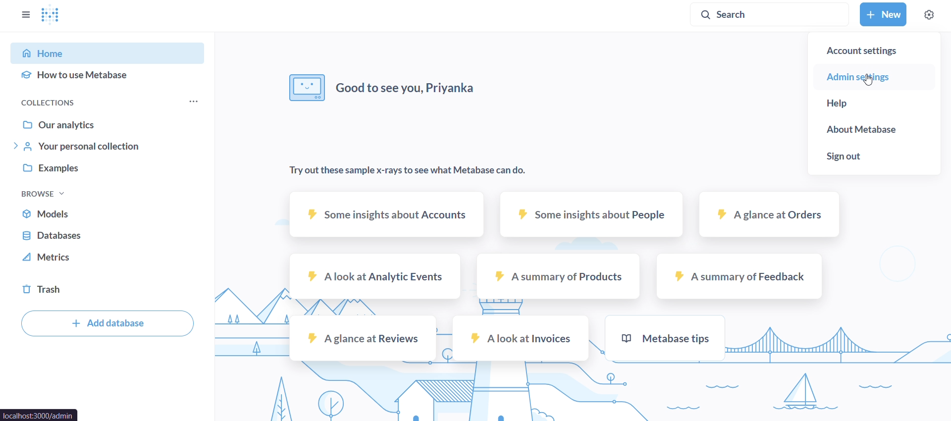  I want to click on cursor, so click(867, 80).